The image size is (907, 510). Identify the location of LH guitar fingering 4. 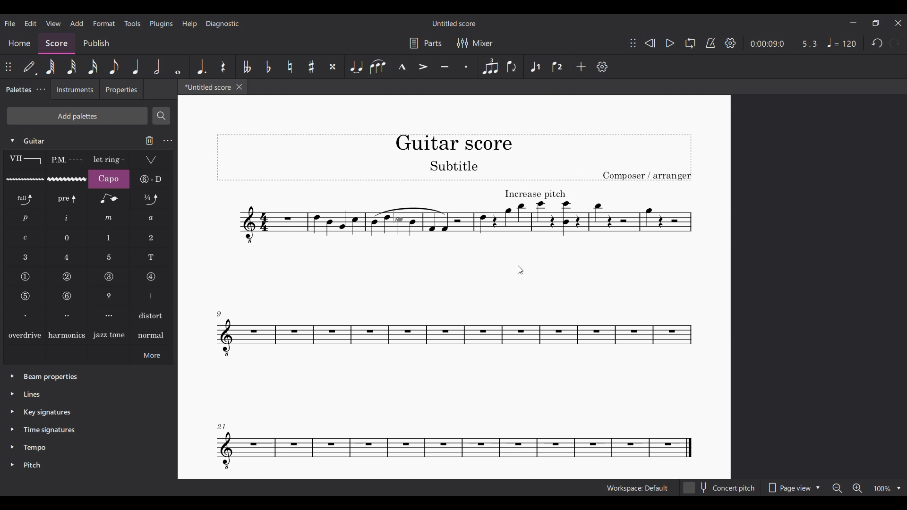
(68, 257).